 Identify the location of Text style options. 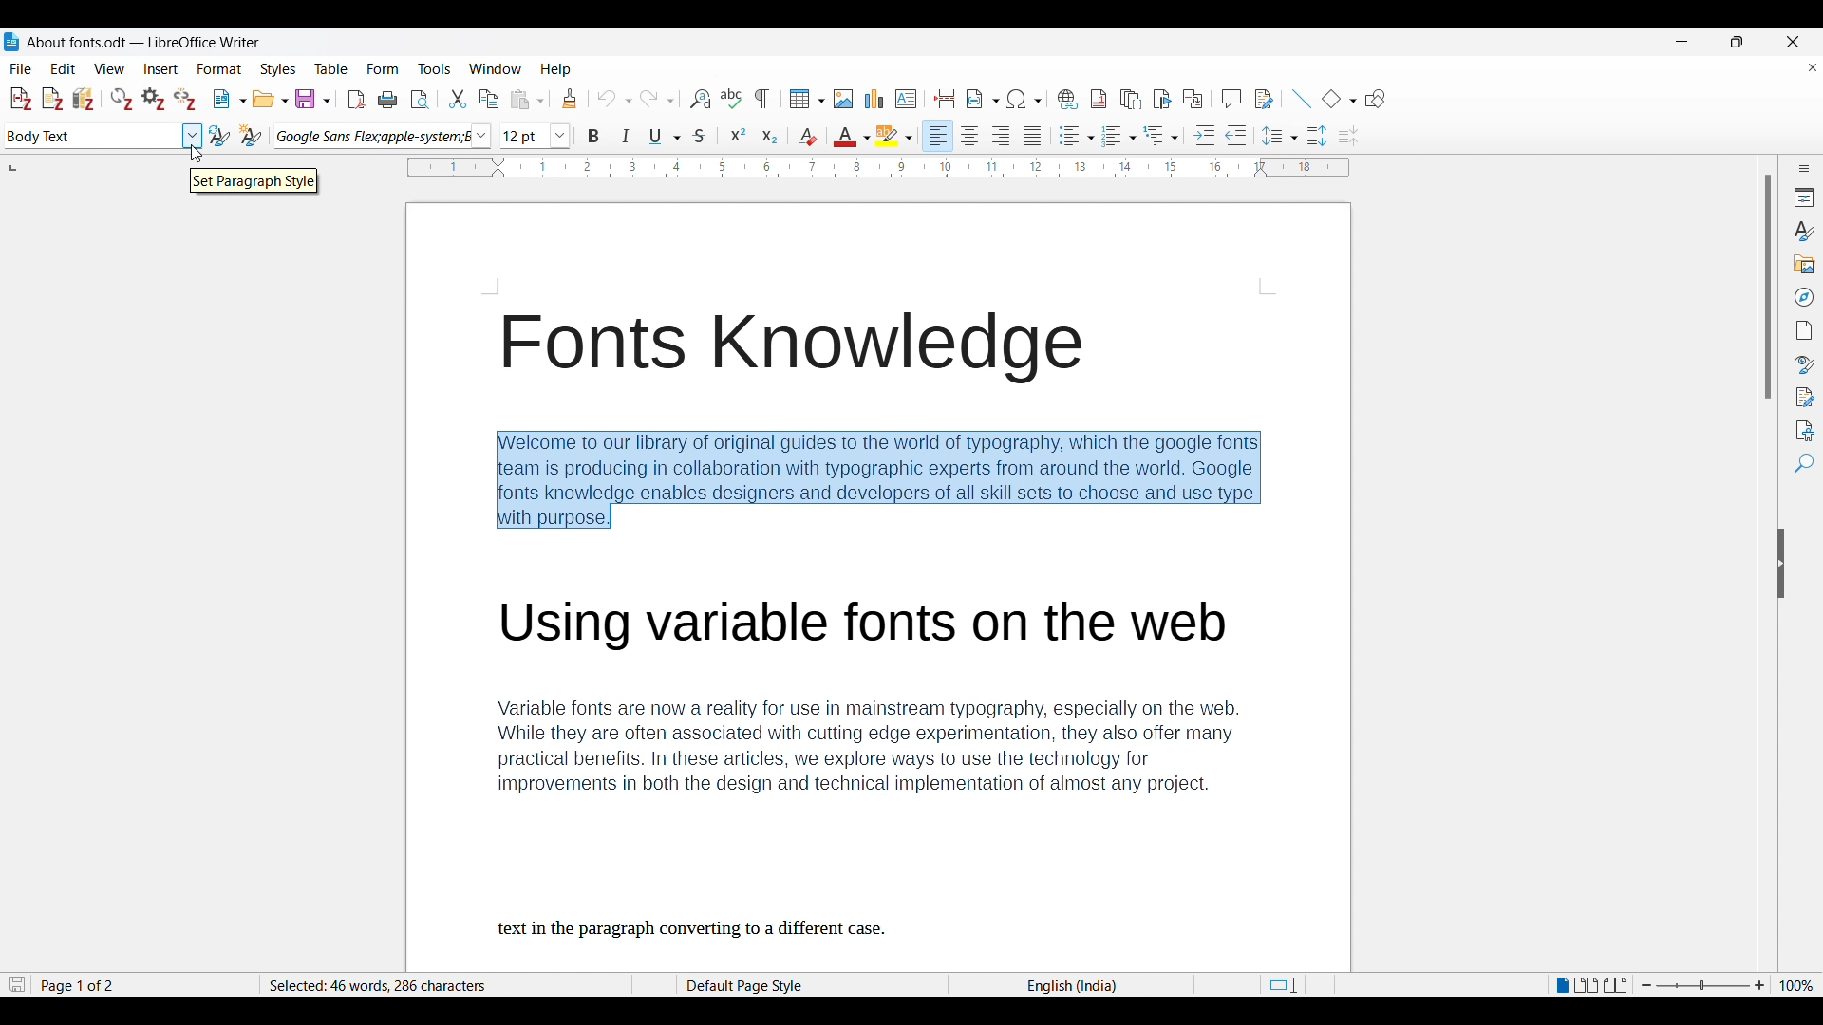
(92, 136).